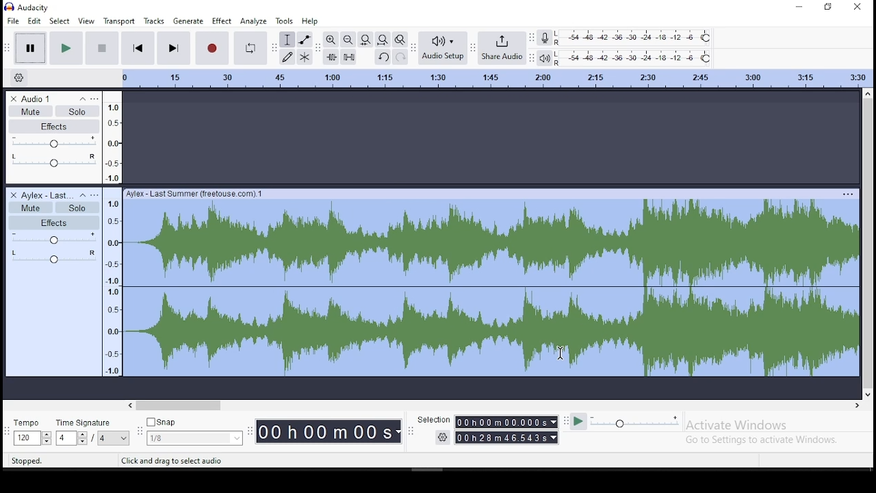 Image resolution: width=876 pixels, height=493 pixels. What do you see at coordinates (85, 195) in the screenshot?
I see `collapse` at bounding box center [85, 195].